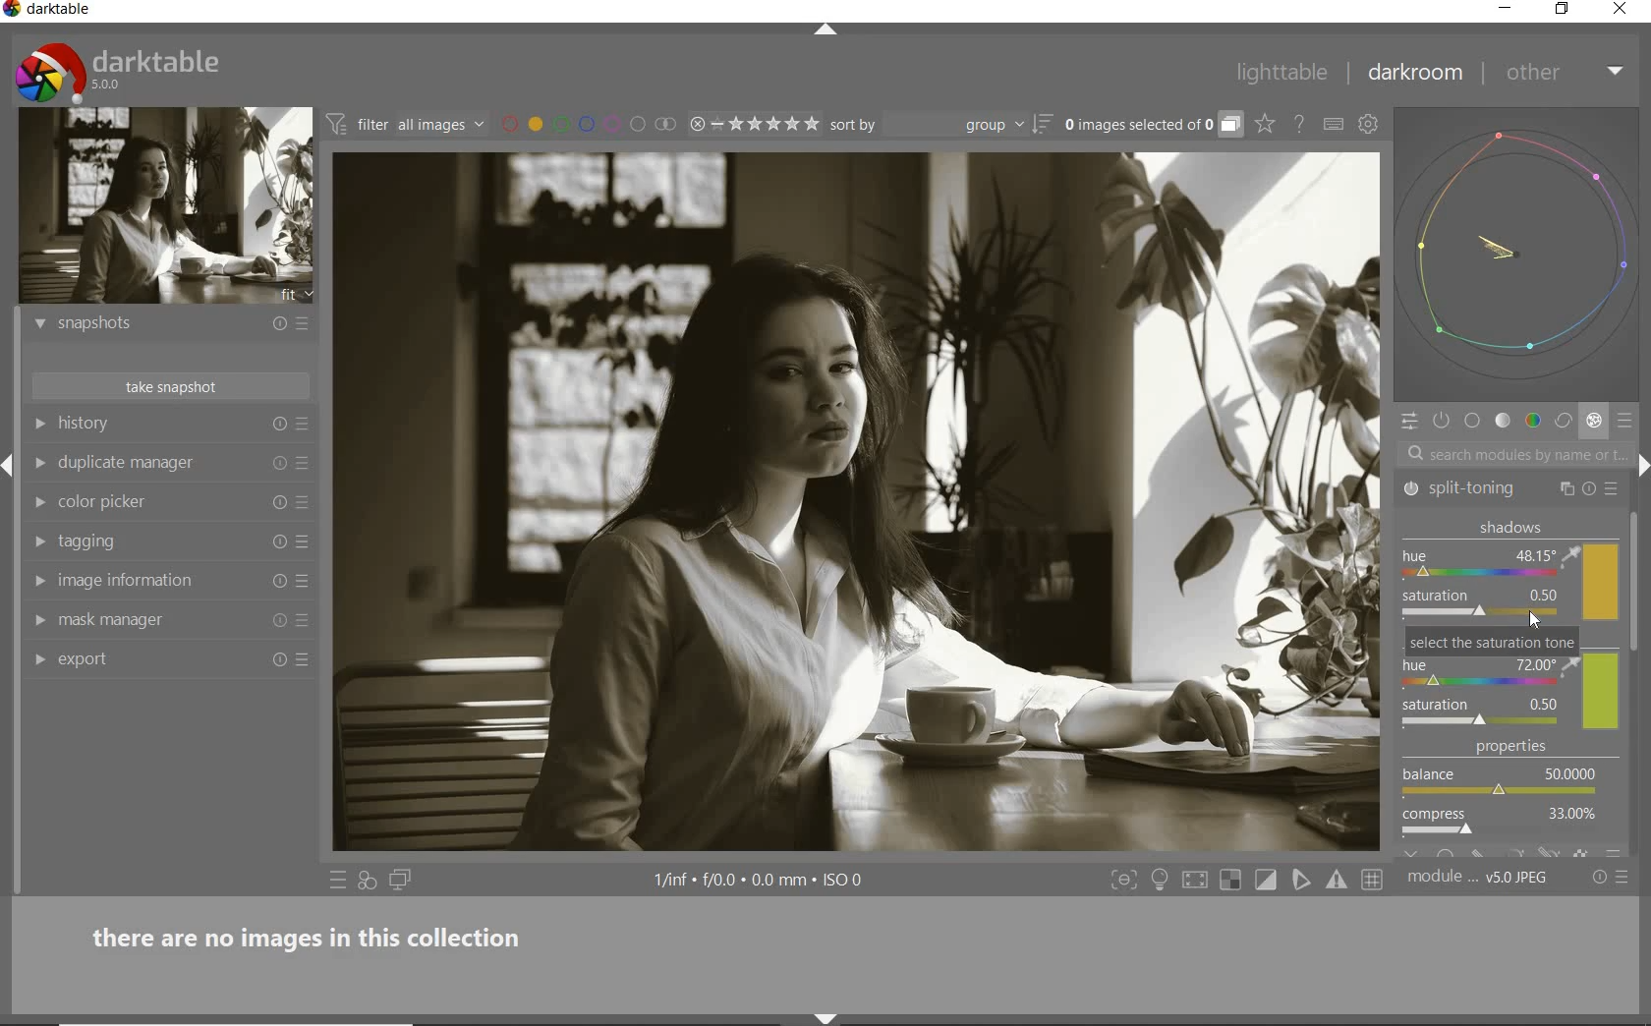 The width and height of the screenshot is (1651, 1026). Describe the element at coordinates (1282, 76) in the screenshot. I see `lighttable` at that location.